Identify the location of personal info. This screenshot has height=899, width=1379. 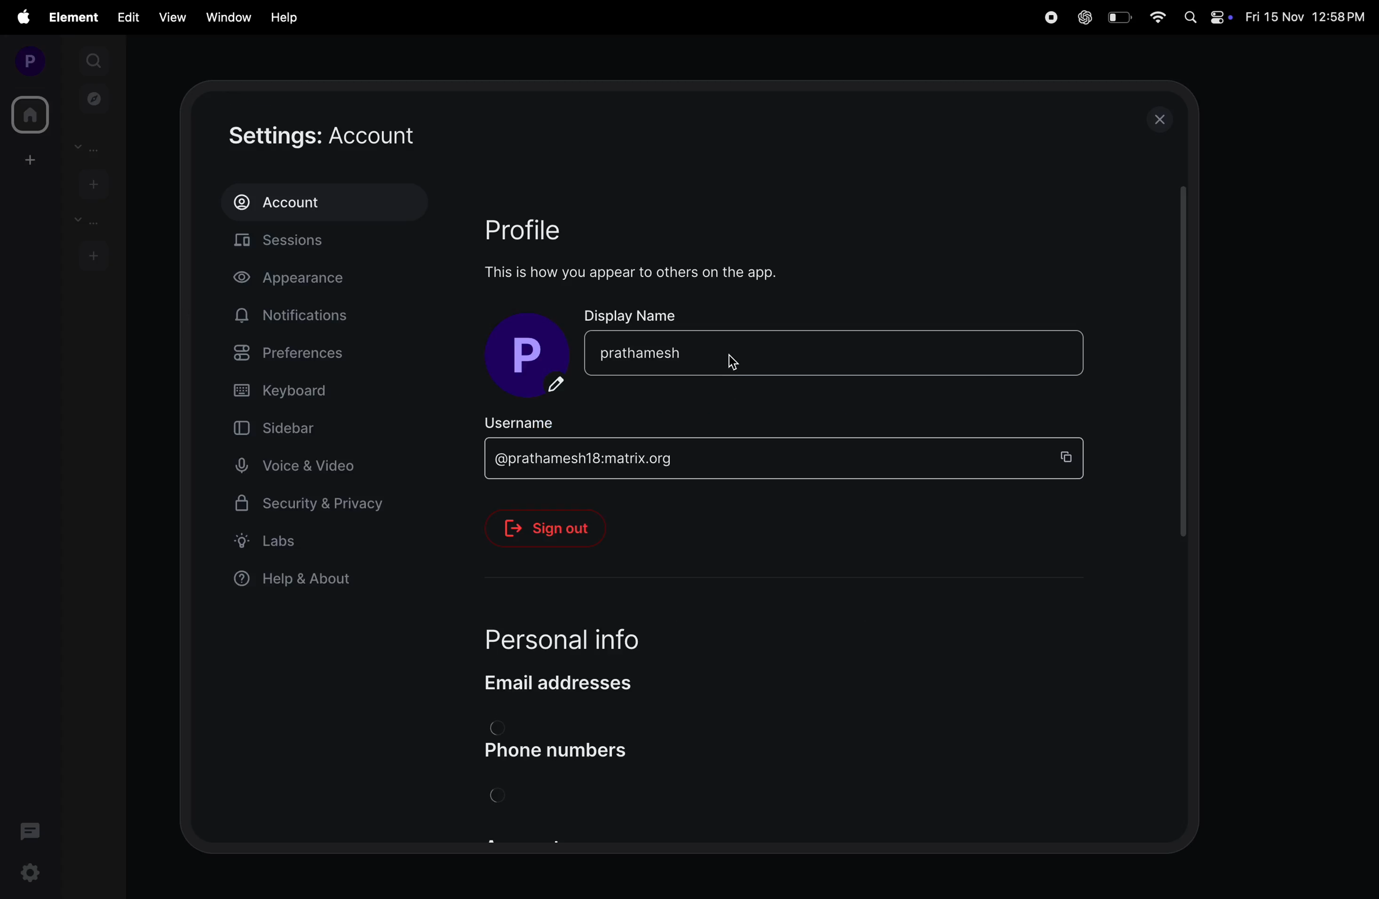
(590, 634).